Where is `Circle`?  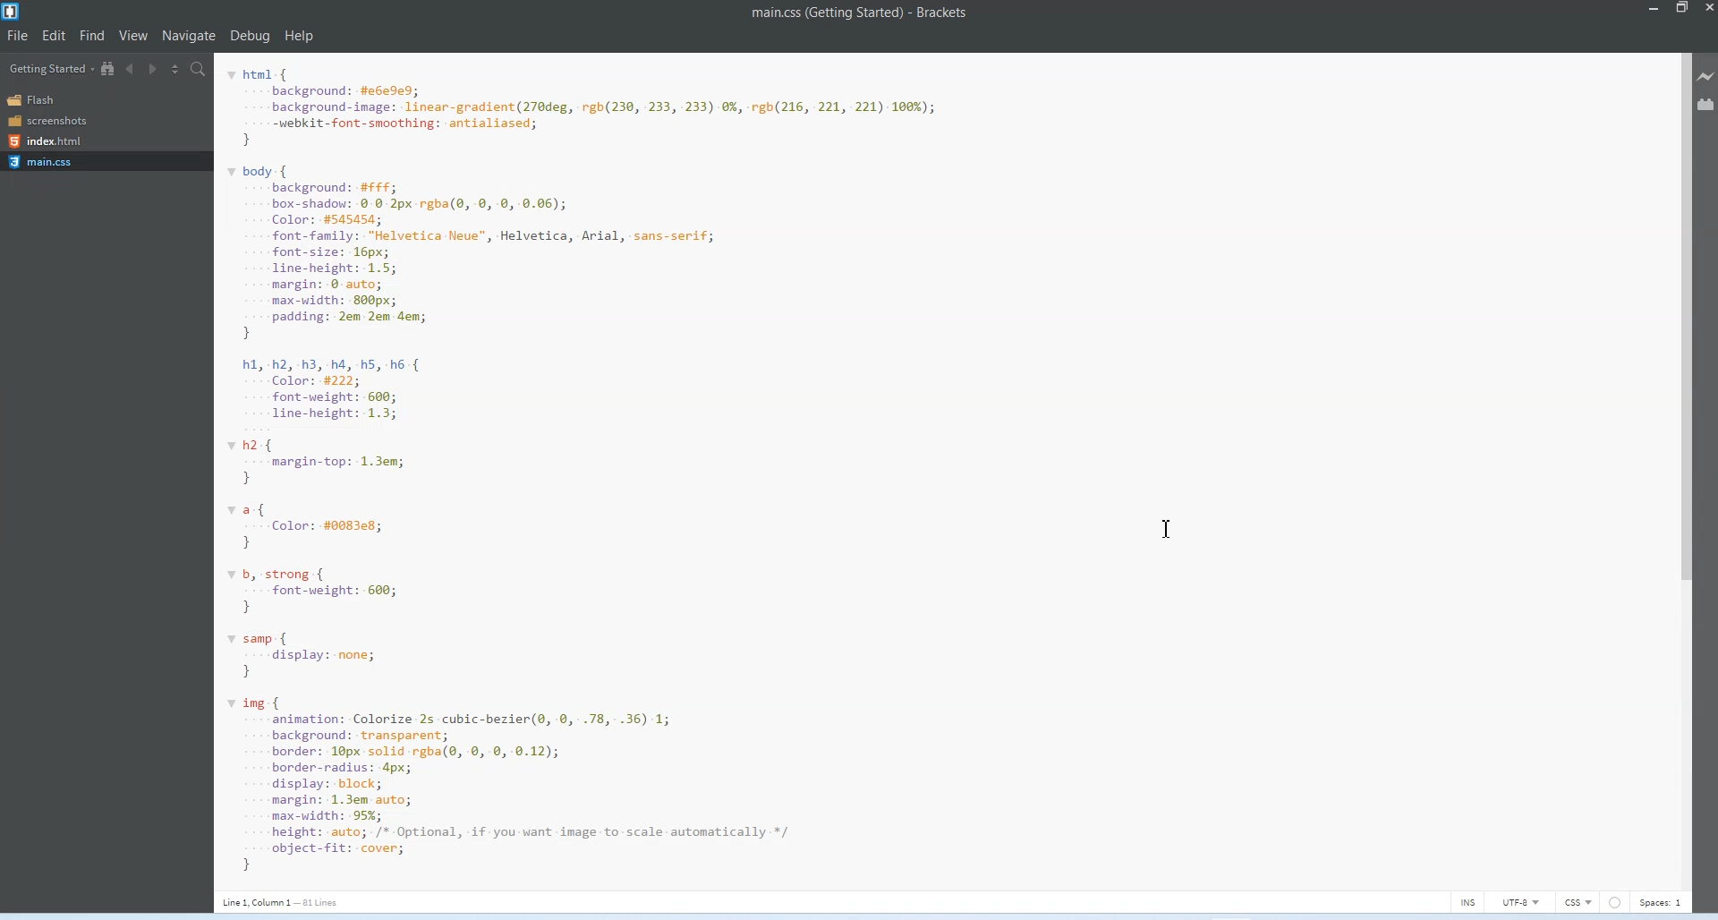 Circle is located at coordinates (1619, 901).